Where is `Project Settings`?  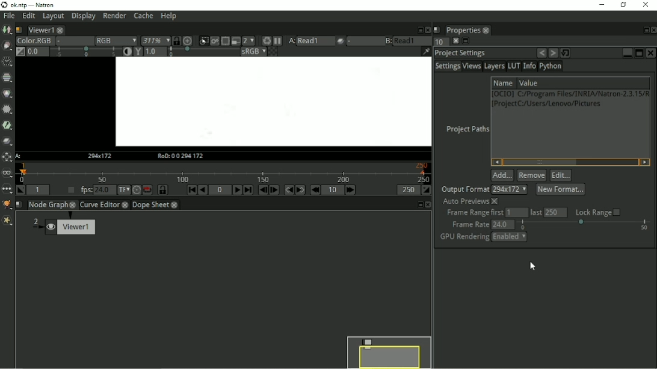 Project Settings is located at coordinates (460, 53).